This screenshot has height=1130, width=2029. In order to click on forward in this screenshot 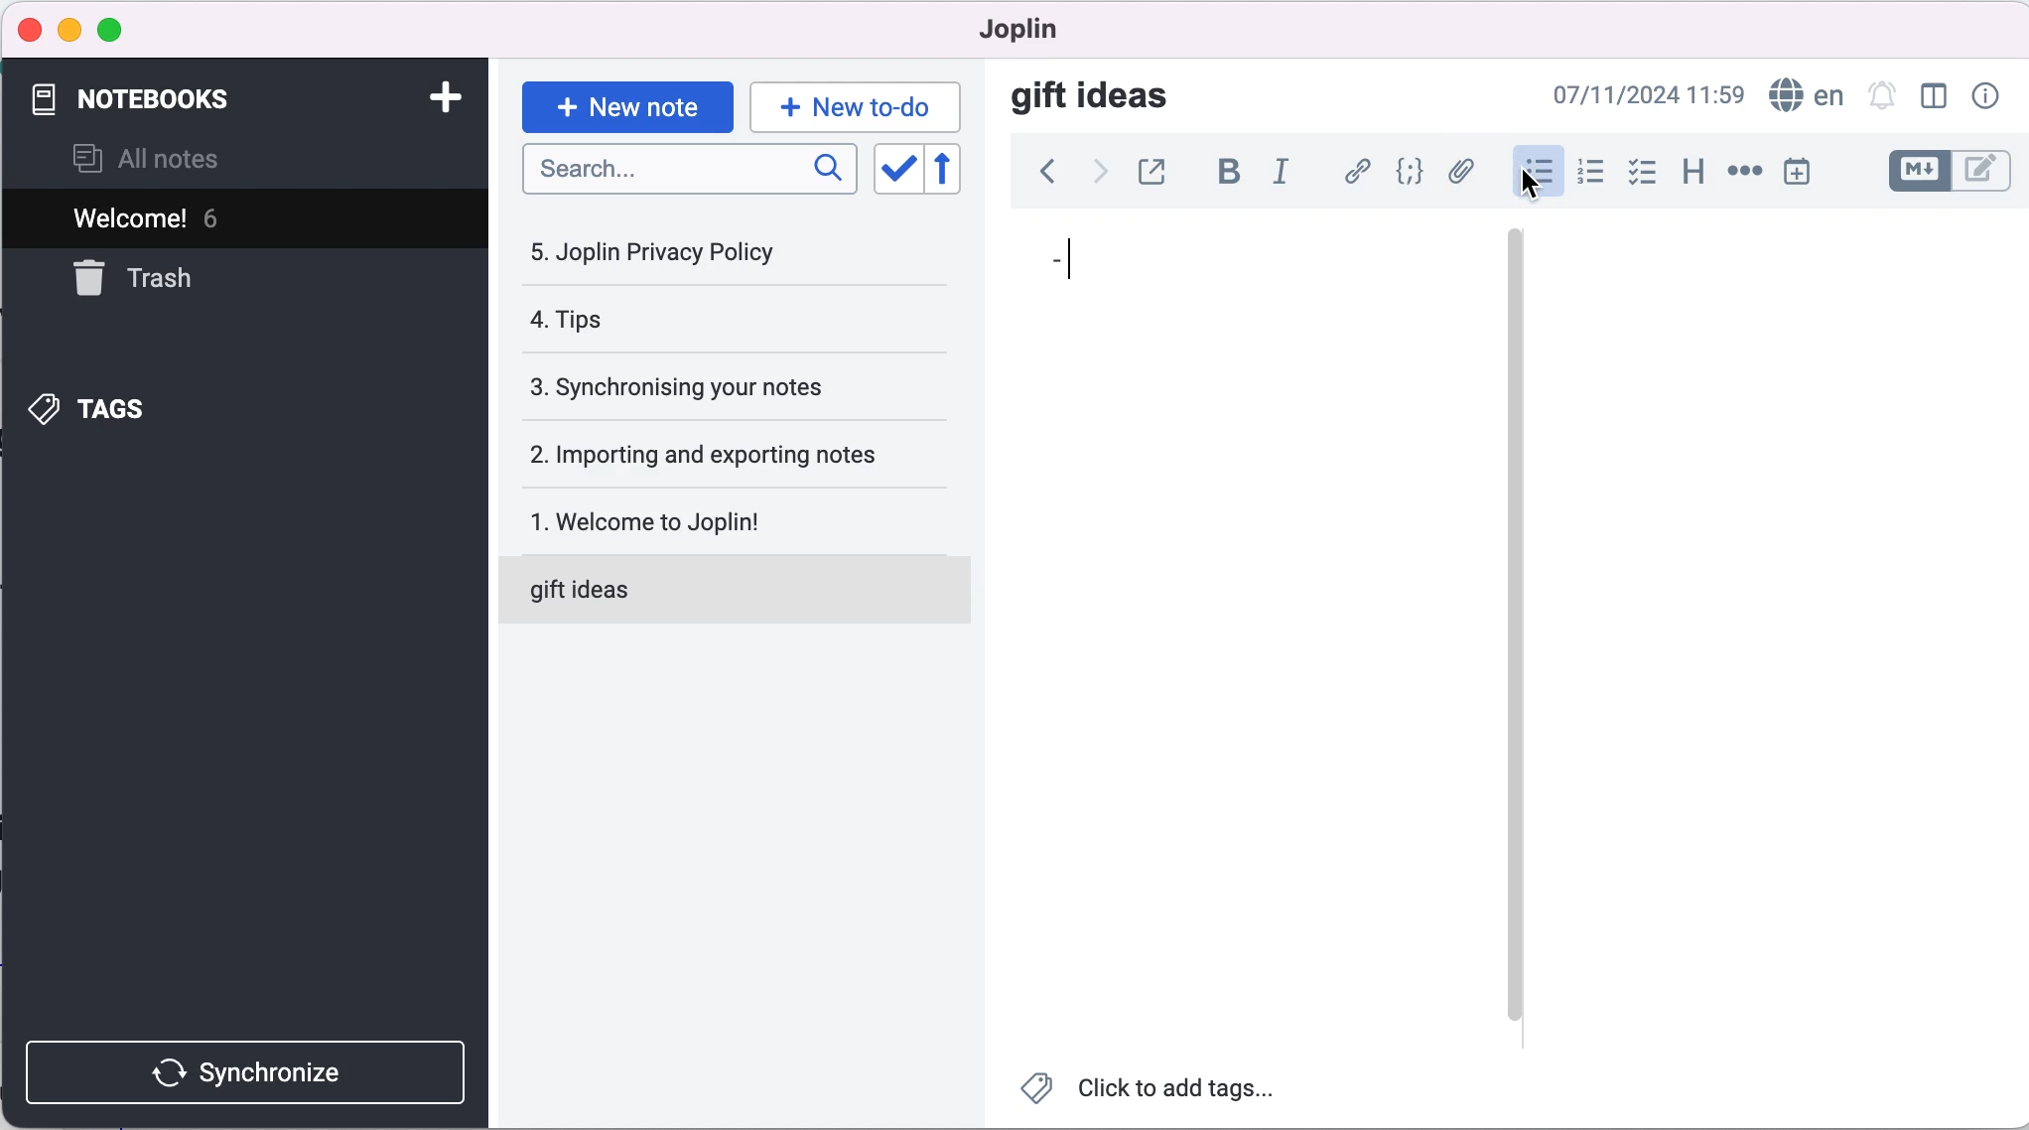, I will do `click(1094, 175)`.